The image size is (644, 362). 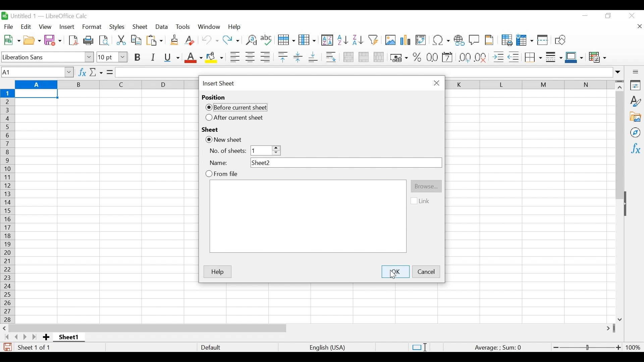 I want to click on Edit, so click(x=26, y=26).